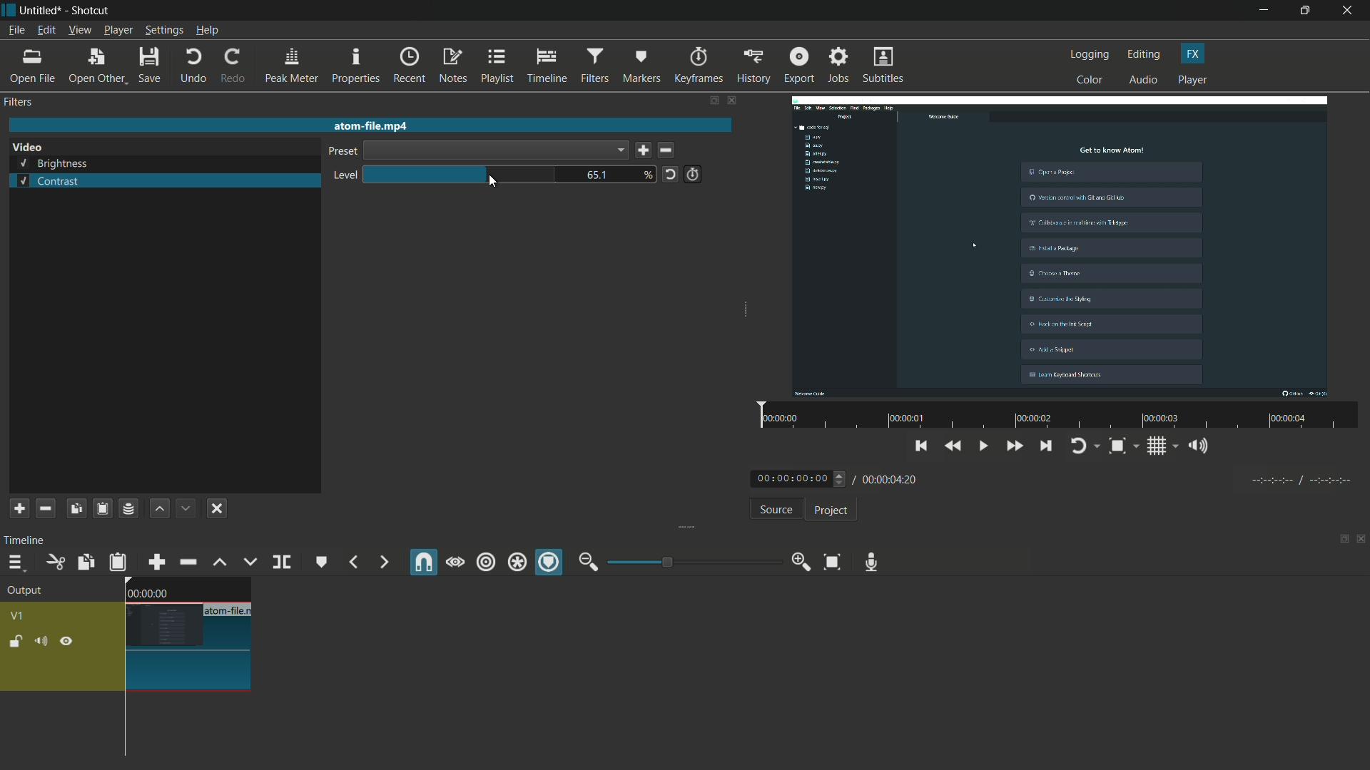 This screenshot has height=770, width=1370. What do you see at coordinates (425, 563) in the screenshot?
I see `snap` at bounding box center [425, 563].